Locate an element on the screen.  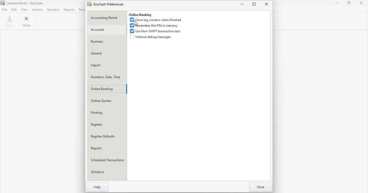
Numbers, date, time is located at coordinates (107, 77).